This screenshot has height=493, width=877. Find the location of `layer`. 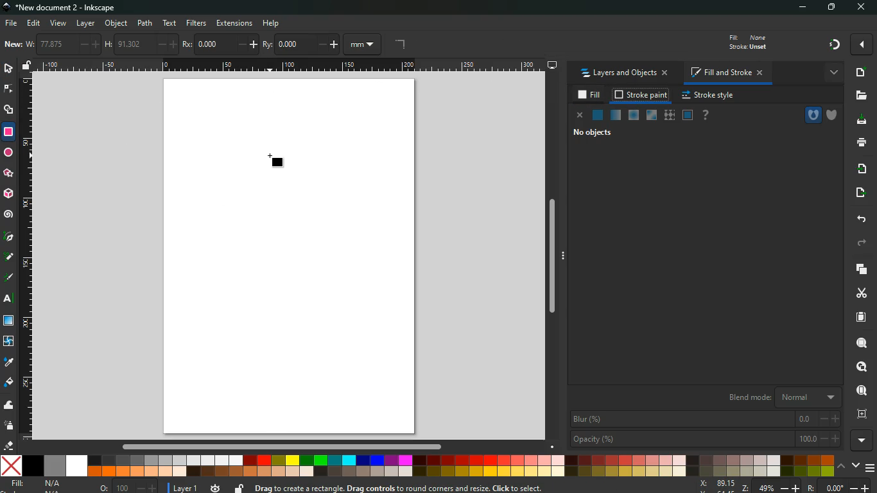

layer is located at coordinates (184, 487).